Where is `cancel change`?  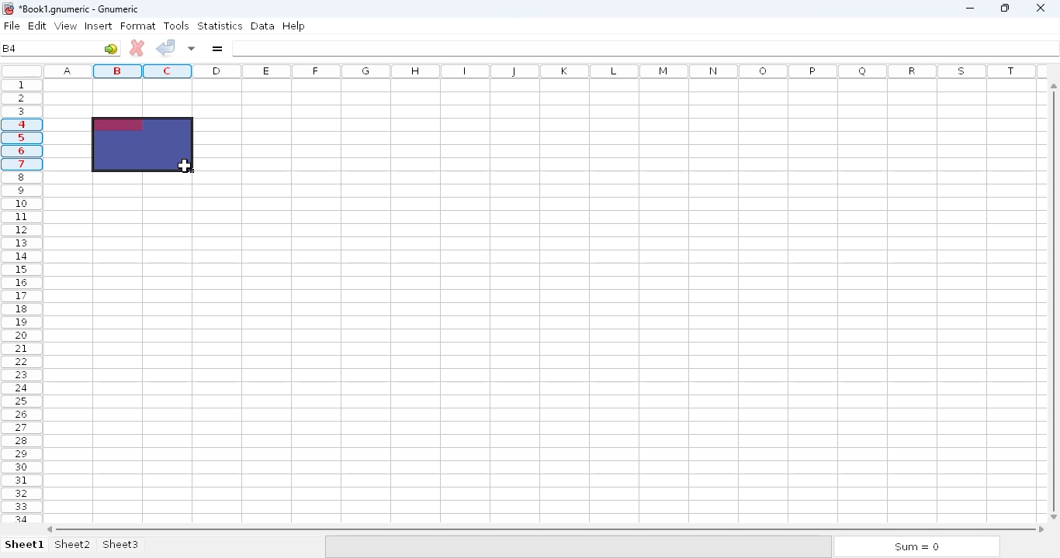 cancel change is located at coordinates (137, 48).